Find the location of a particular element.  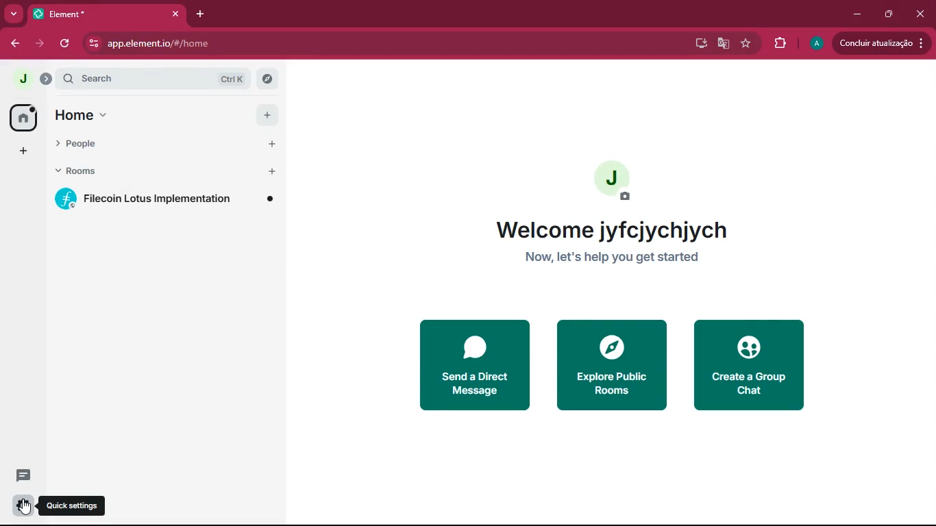

settings is located at coordinates (23, 505).